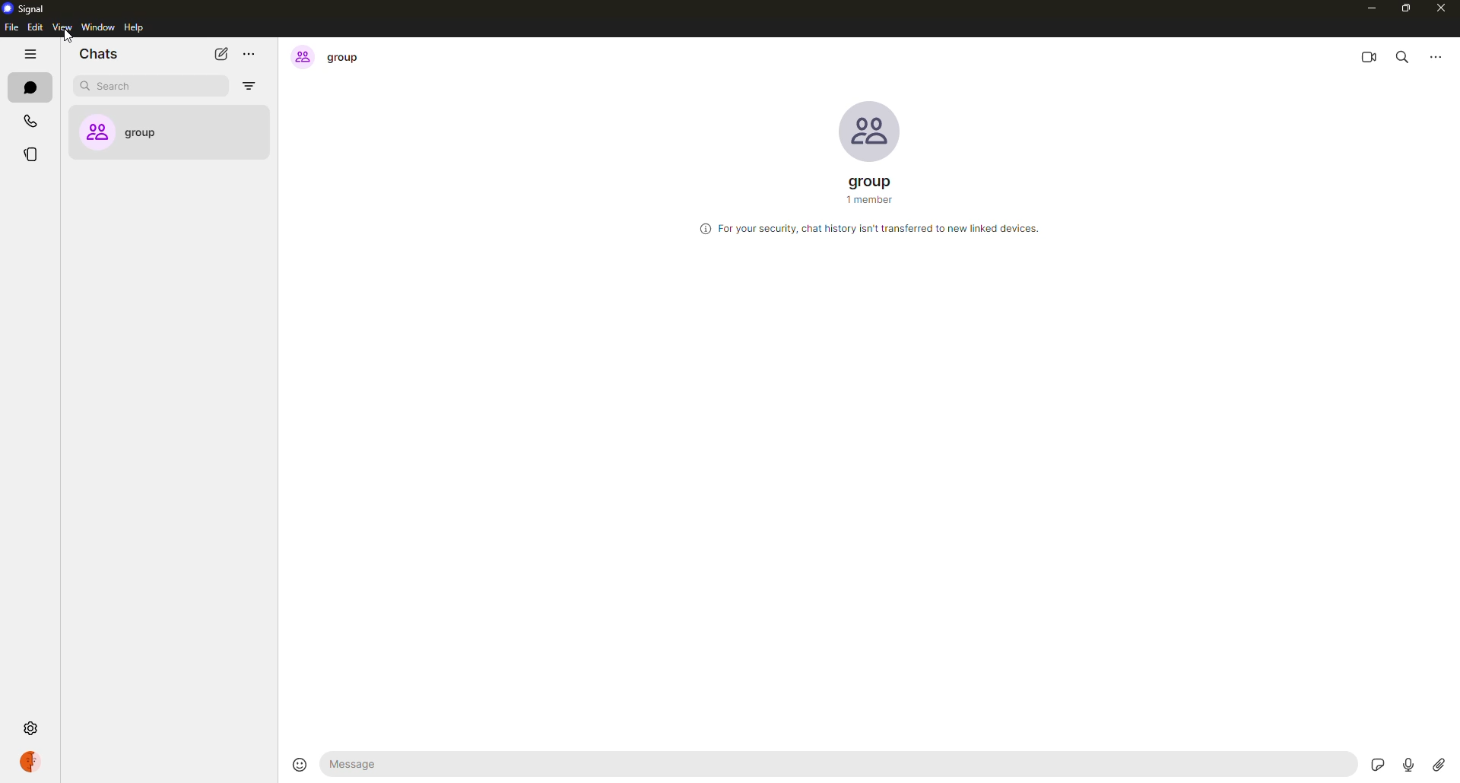 The height and width of the screenshot is (783, 1460). What do you see at coordinates (60, 27) in the screenshot?
I see `view` at bounding box center [60, 27].